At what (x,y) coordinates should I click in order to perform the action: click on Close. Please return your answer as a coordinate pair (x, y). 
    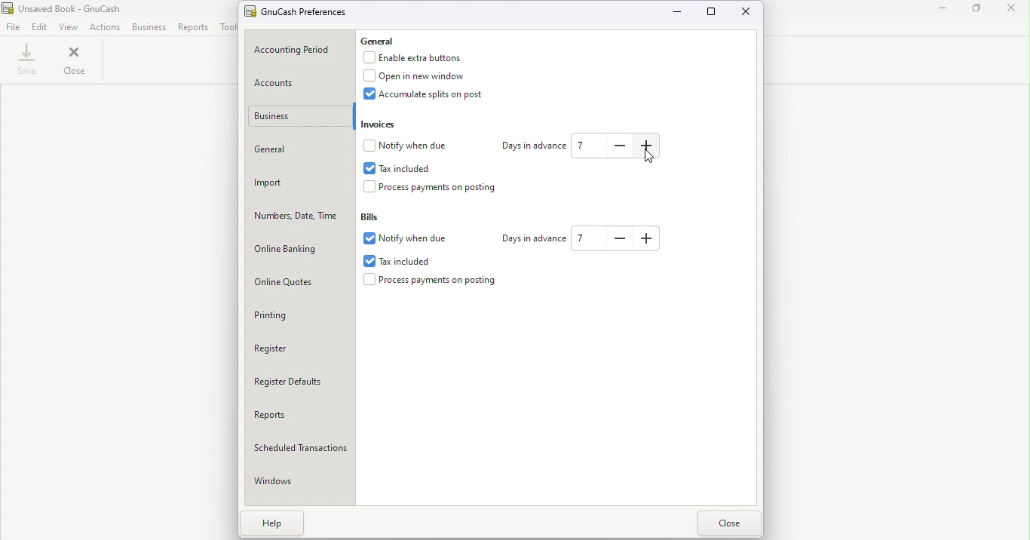
    Looking at the image, I should click on (747, 13).